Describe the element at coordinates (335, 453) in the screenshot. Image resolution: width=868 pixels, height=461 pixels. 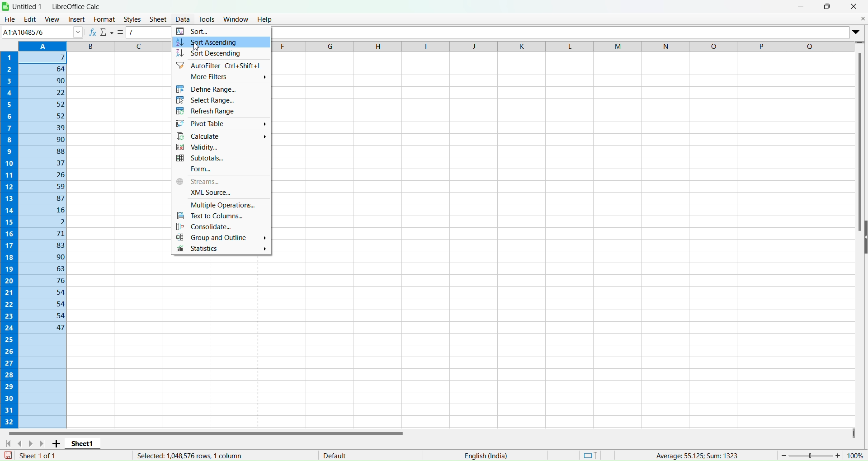
I see `Default` at that location.